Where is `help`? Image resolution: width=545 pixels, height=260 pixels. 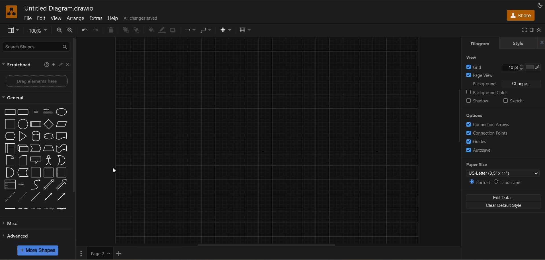 help is located at coordinates (113, 18).